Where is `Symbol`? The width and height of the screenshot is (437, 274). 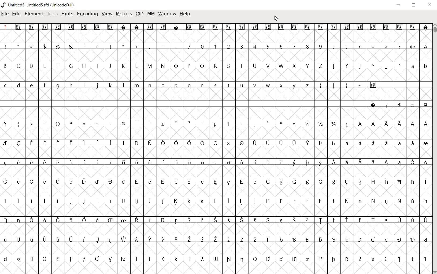 Symbol is located at coordinates (295, 260).